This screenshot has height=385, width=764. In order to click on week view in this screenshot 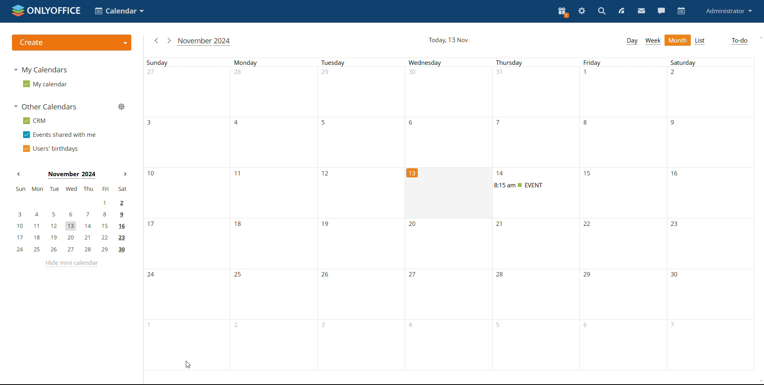, I will do `click(653, 41)`.